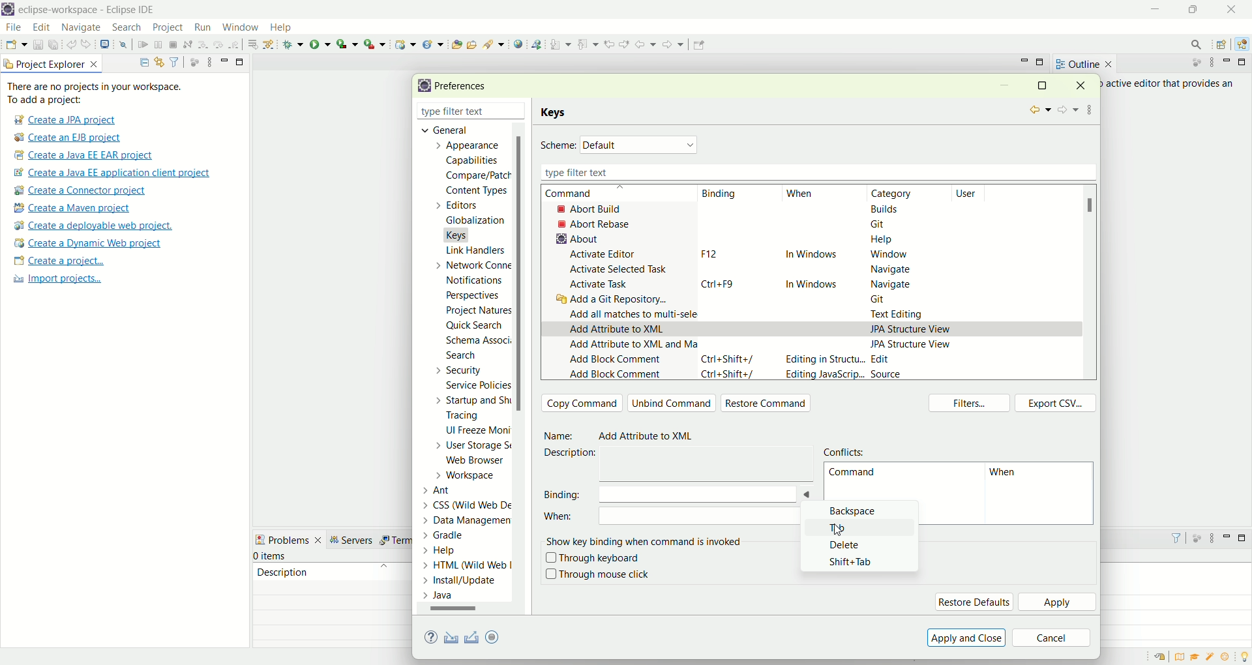 This screenshot has width=1252, height=665. I want to click on open a terminal, so click(104, 44).